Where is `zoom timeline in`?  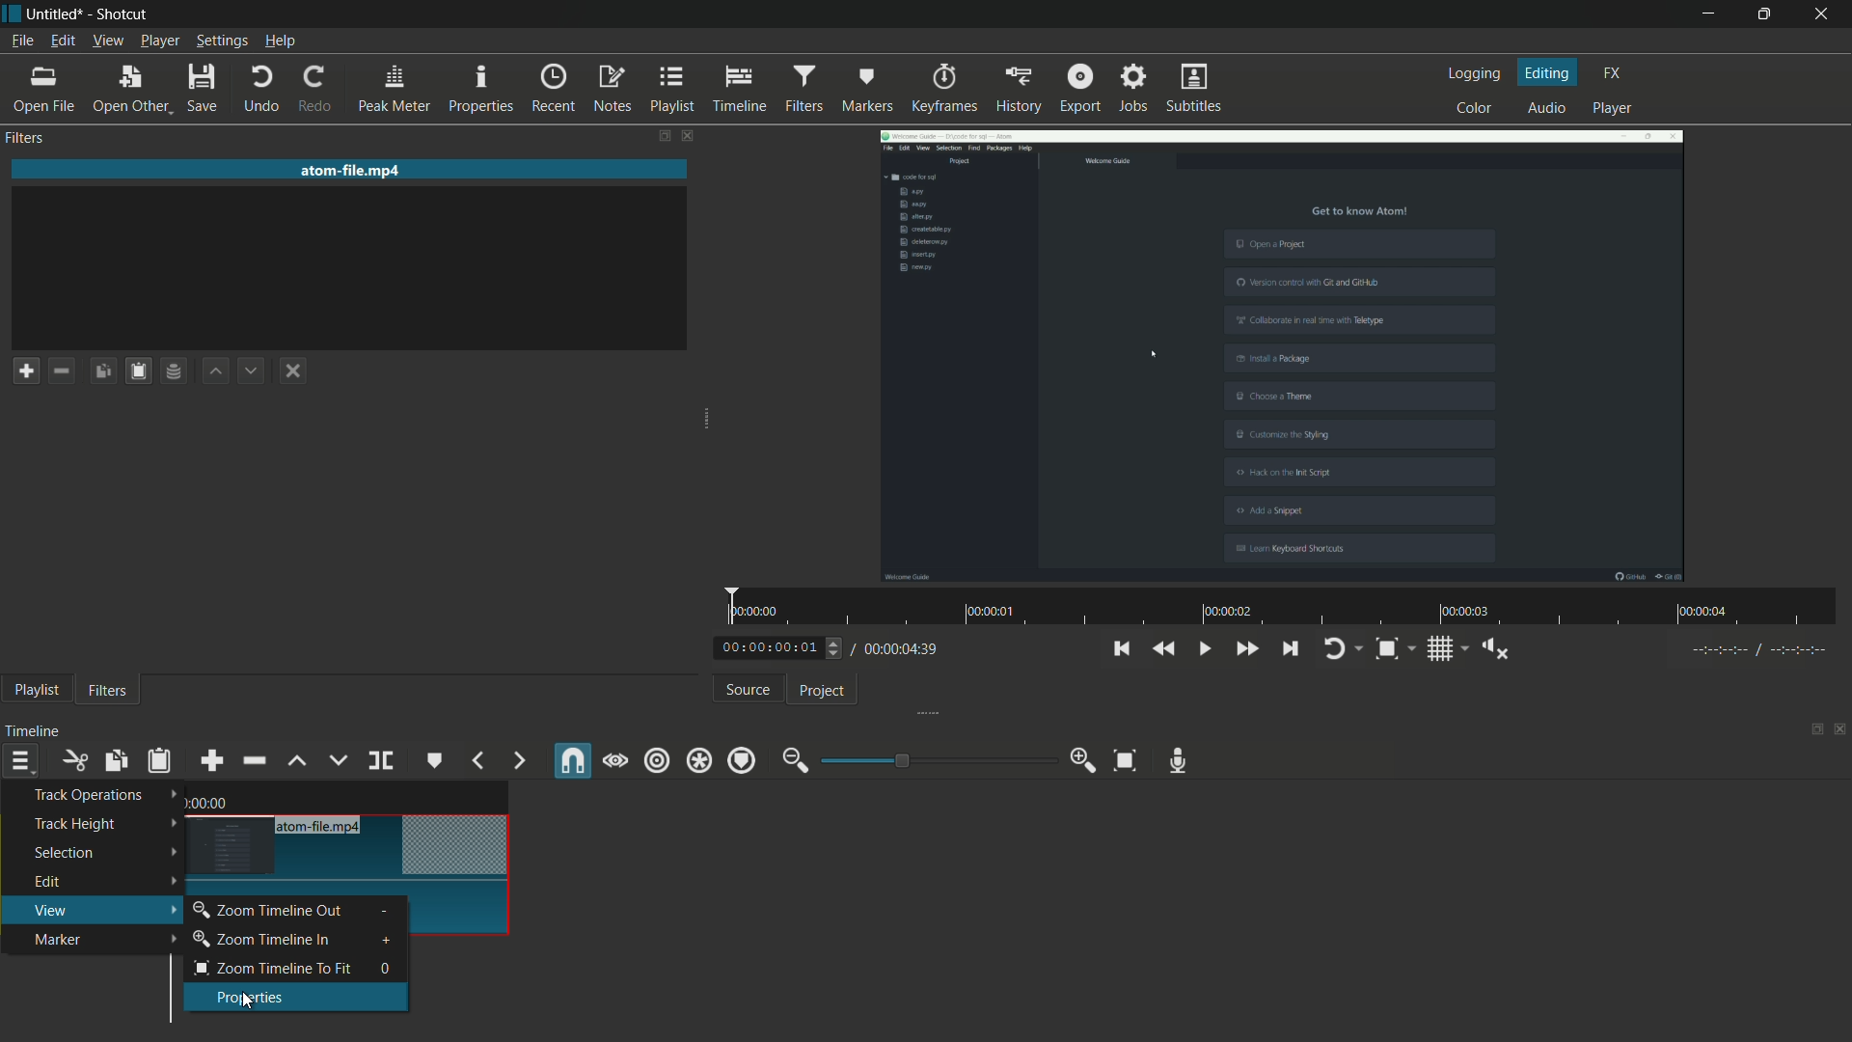 zoom timeline in is located at coordinates (269, 942).